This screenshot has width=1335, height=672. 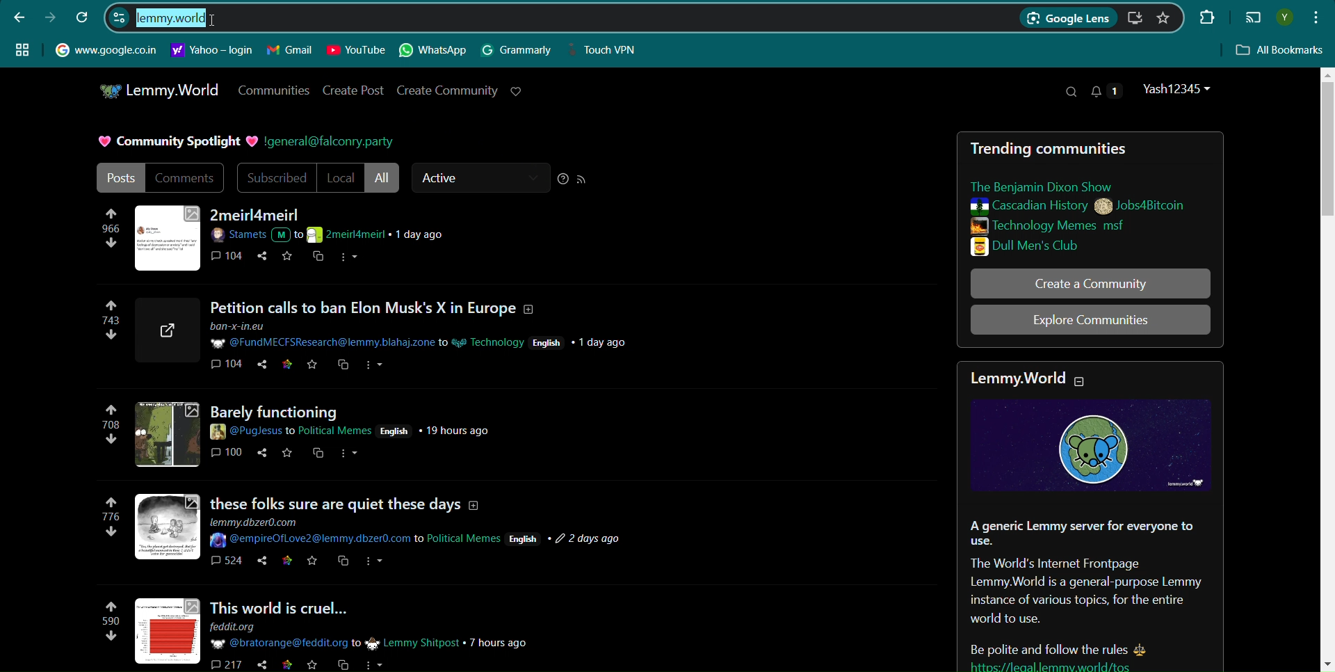 What do you see at coordinates (1083, 665) in the screenshot?
I see `Link` at bounding box center [1083, 665].